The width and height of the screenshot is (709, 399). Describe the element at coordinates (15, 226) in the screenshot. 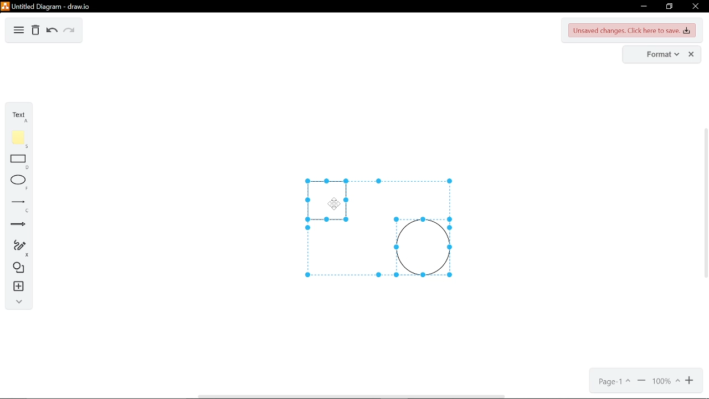

I see `arrow` at that location.